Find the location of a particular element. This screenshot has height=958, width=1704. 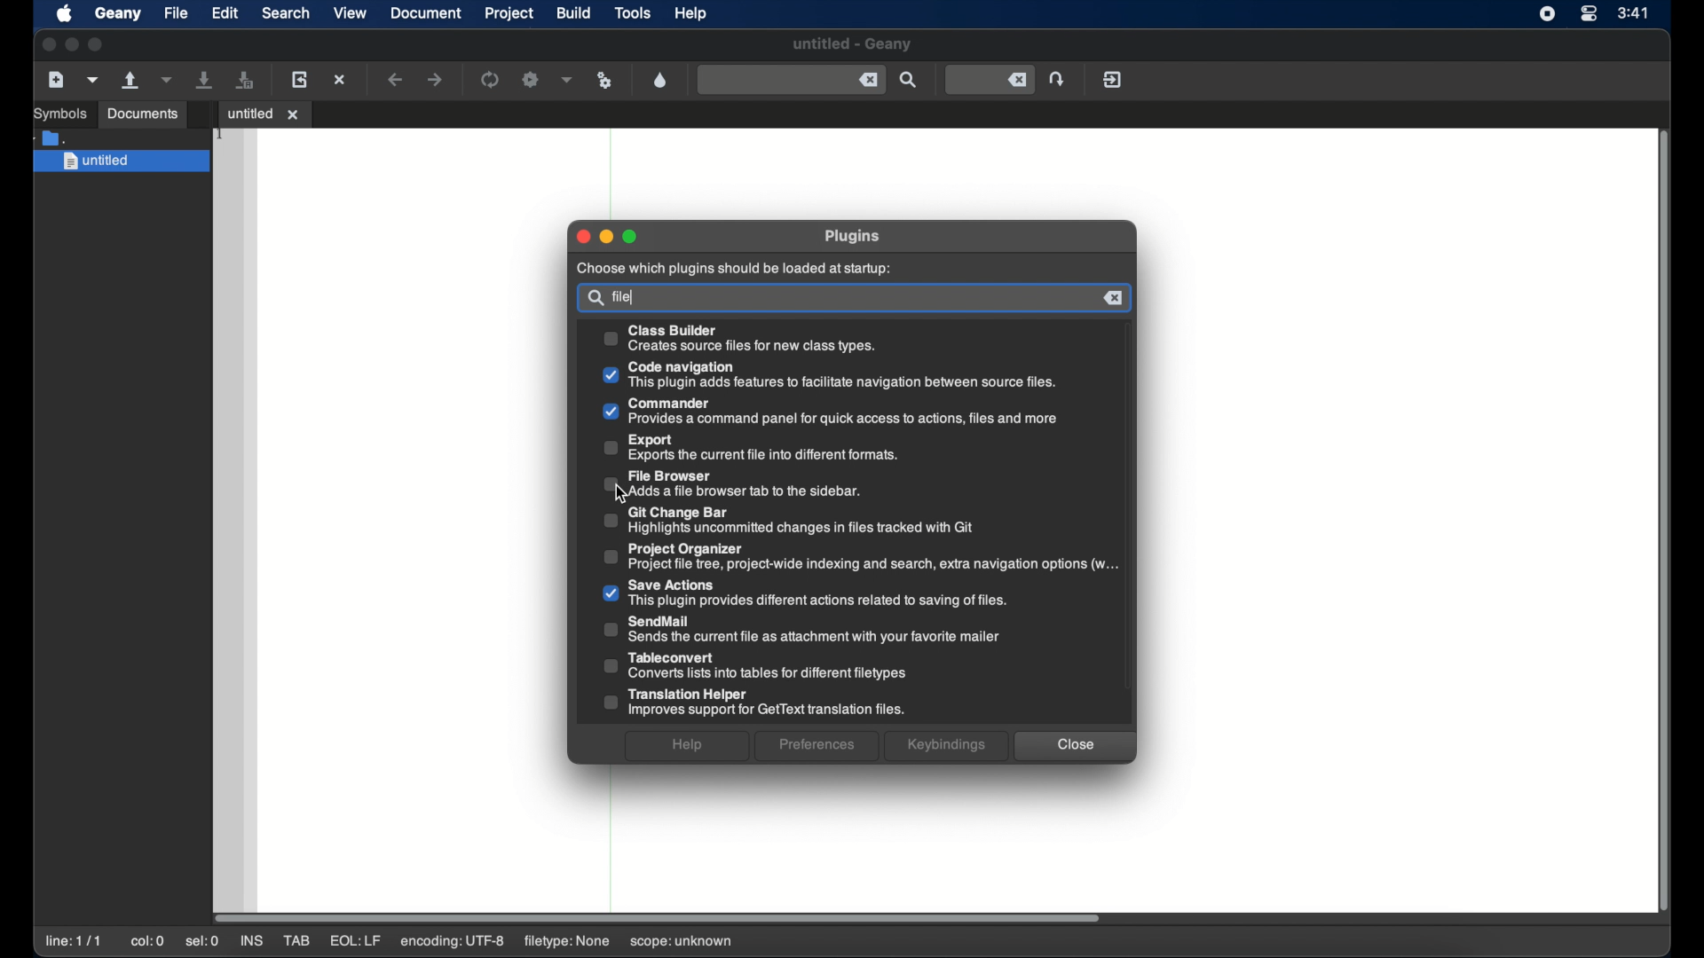

 is located at coordinates (818, 747).